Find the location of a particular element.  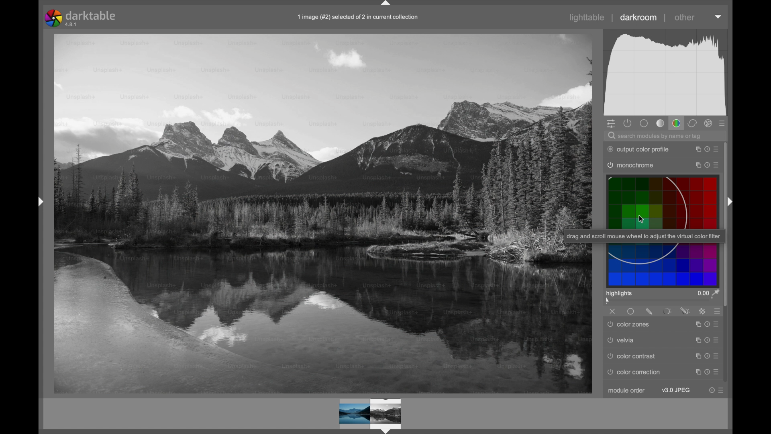

quick access panel is located at coordinates (611, 124).